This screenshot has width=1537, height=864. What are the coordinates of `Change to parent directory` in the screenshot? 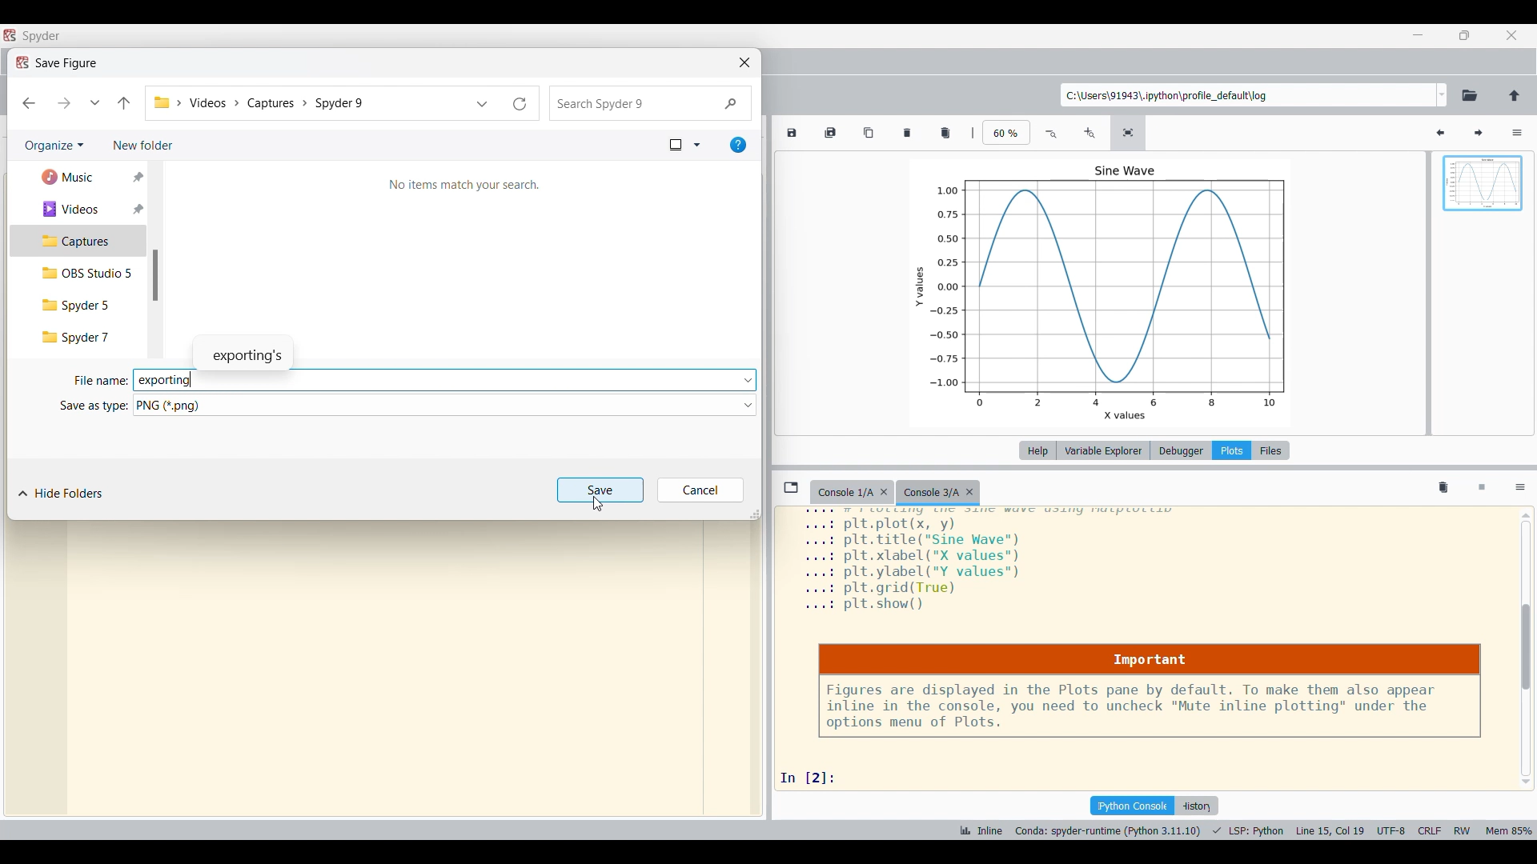 It's located at (1515, 95).